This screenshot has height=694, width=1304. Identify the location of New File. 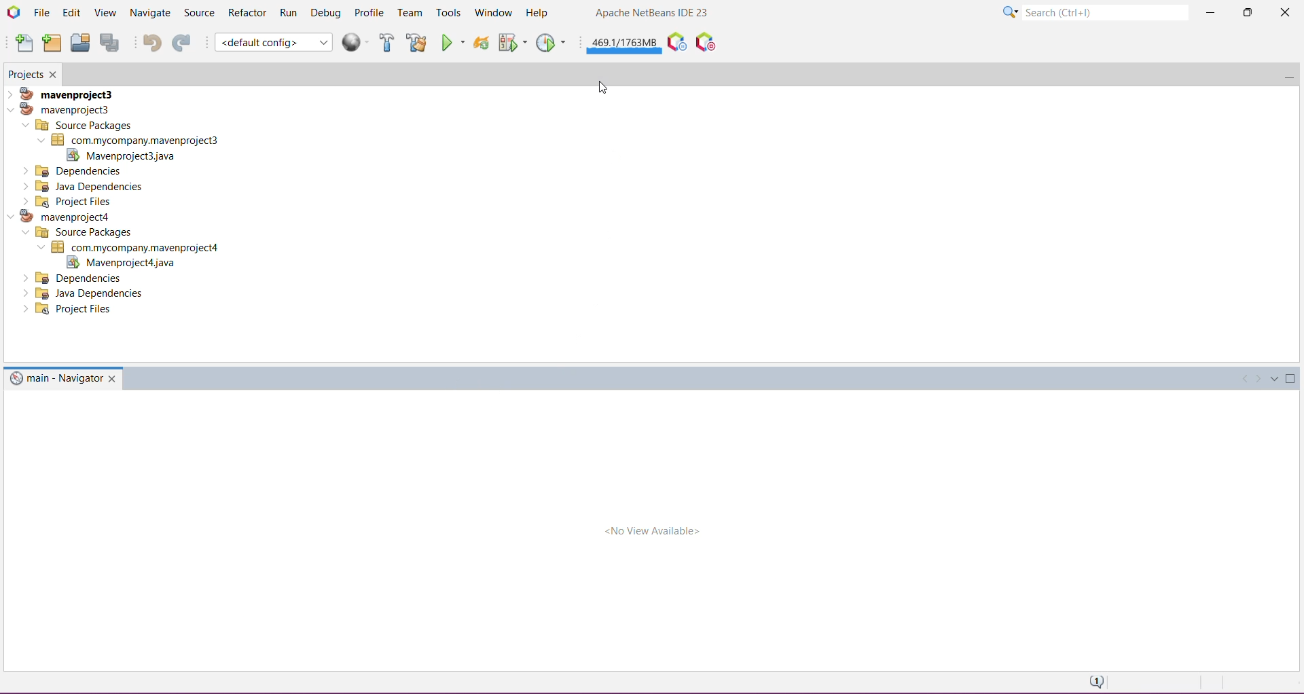
(23, 43).